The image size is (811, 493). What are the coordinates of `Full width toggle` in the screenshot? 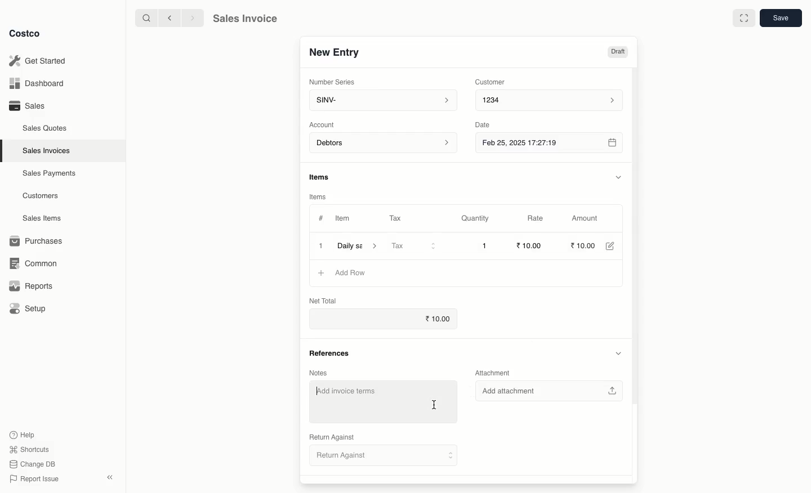 It's located at (743, 17).